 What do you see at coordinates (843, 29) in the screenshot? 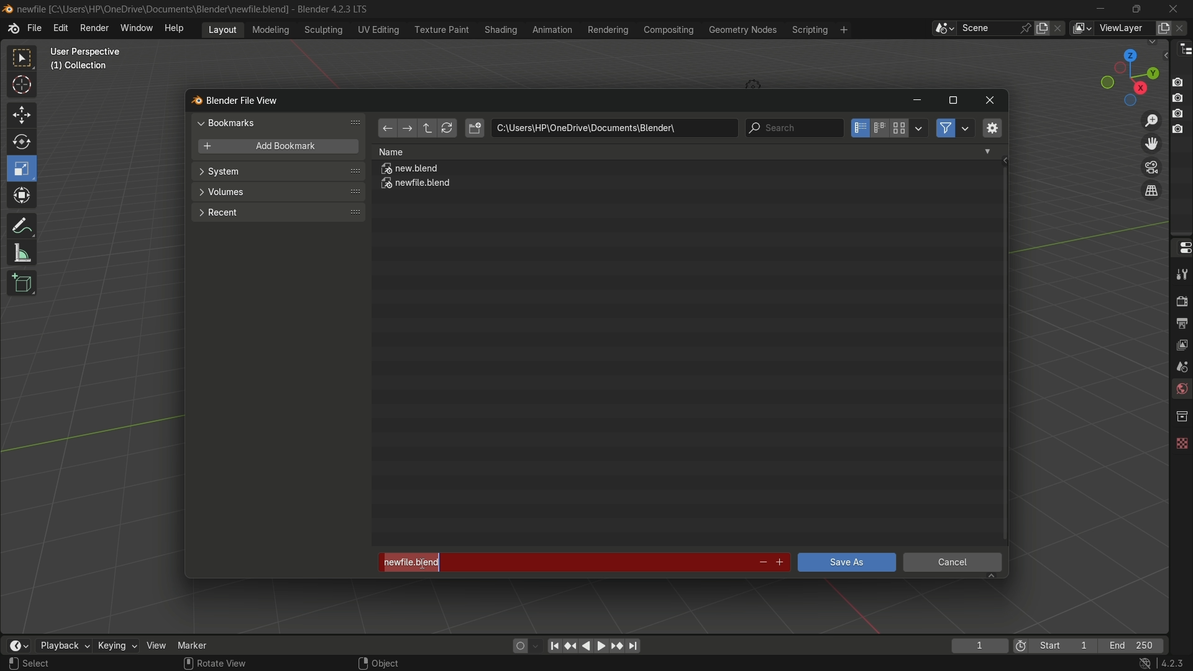
I see `add workspace` at bounding box center [843, 29].